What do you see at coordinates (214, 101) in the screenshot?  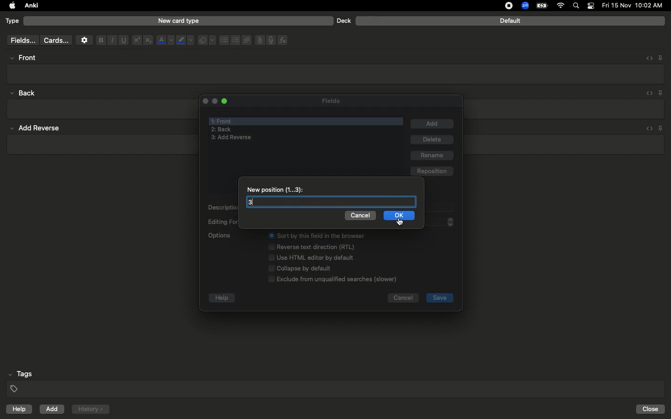 I see `minimize` at bounding box center [214, 101].